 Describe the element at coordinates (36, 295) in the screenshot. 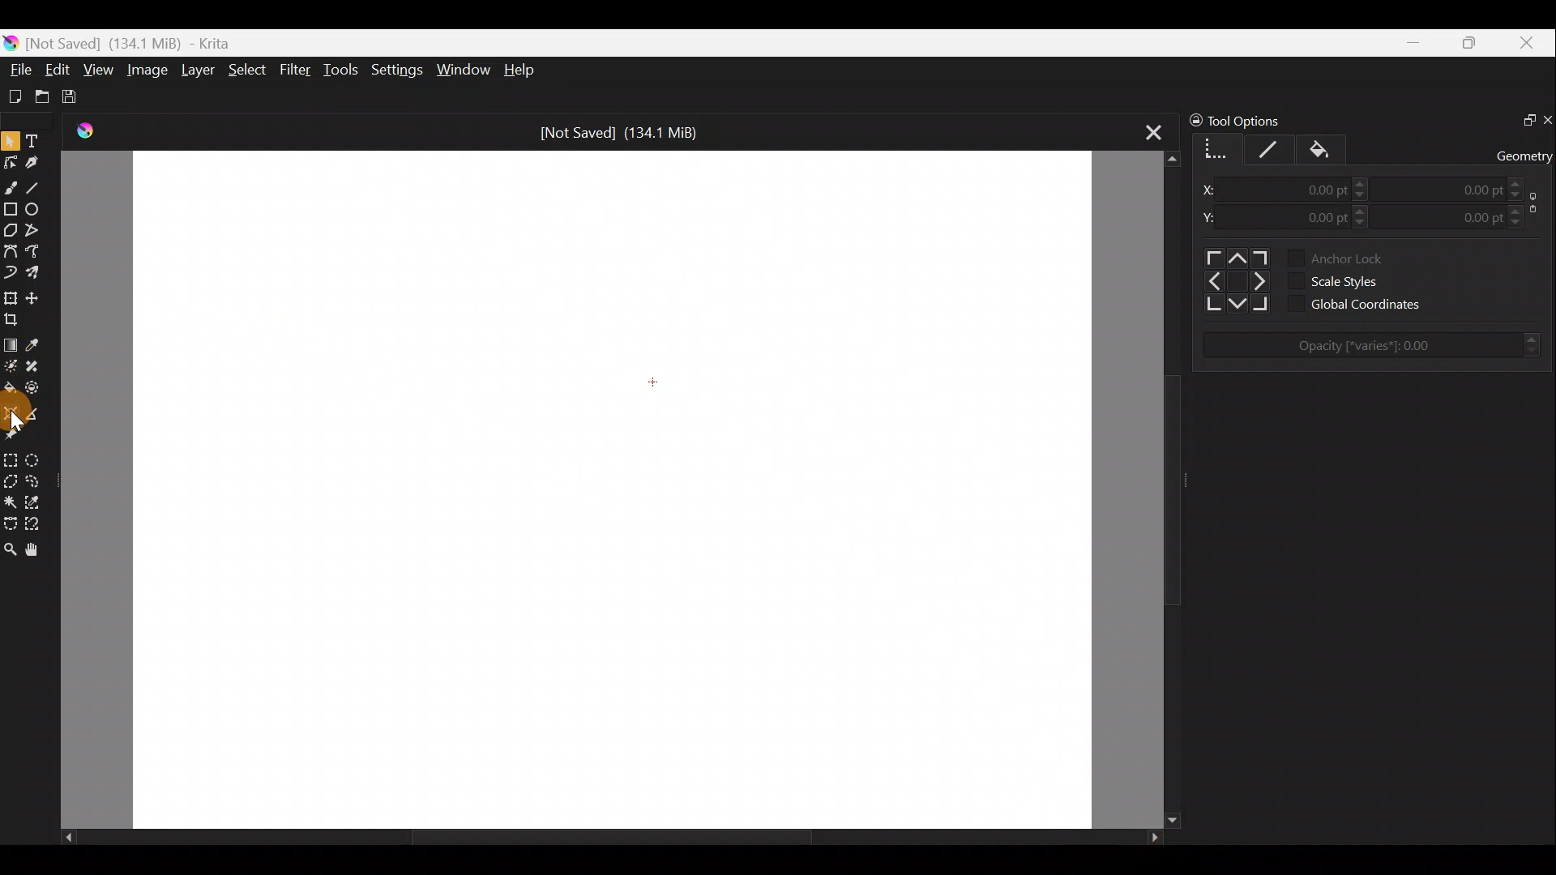

I see `Move a layer` at that location.